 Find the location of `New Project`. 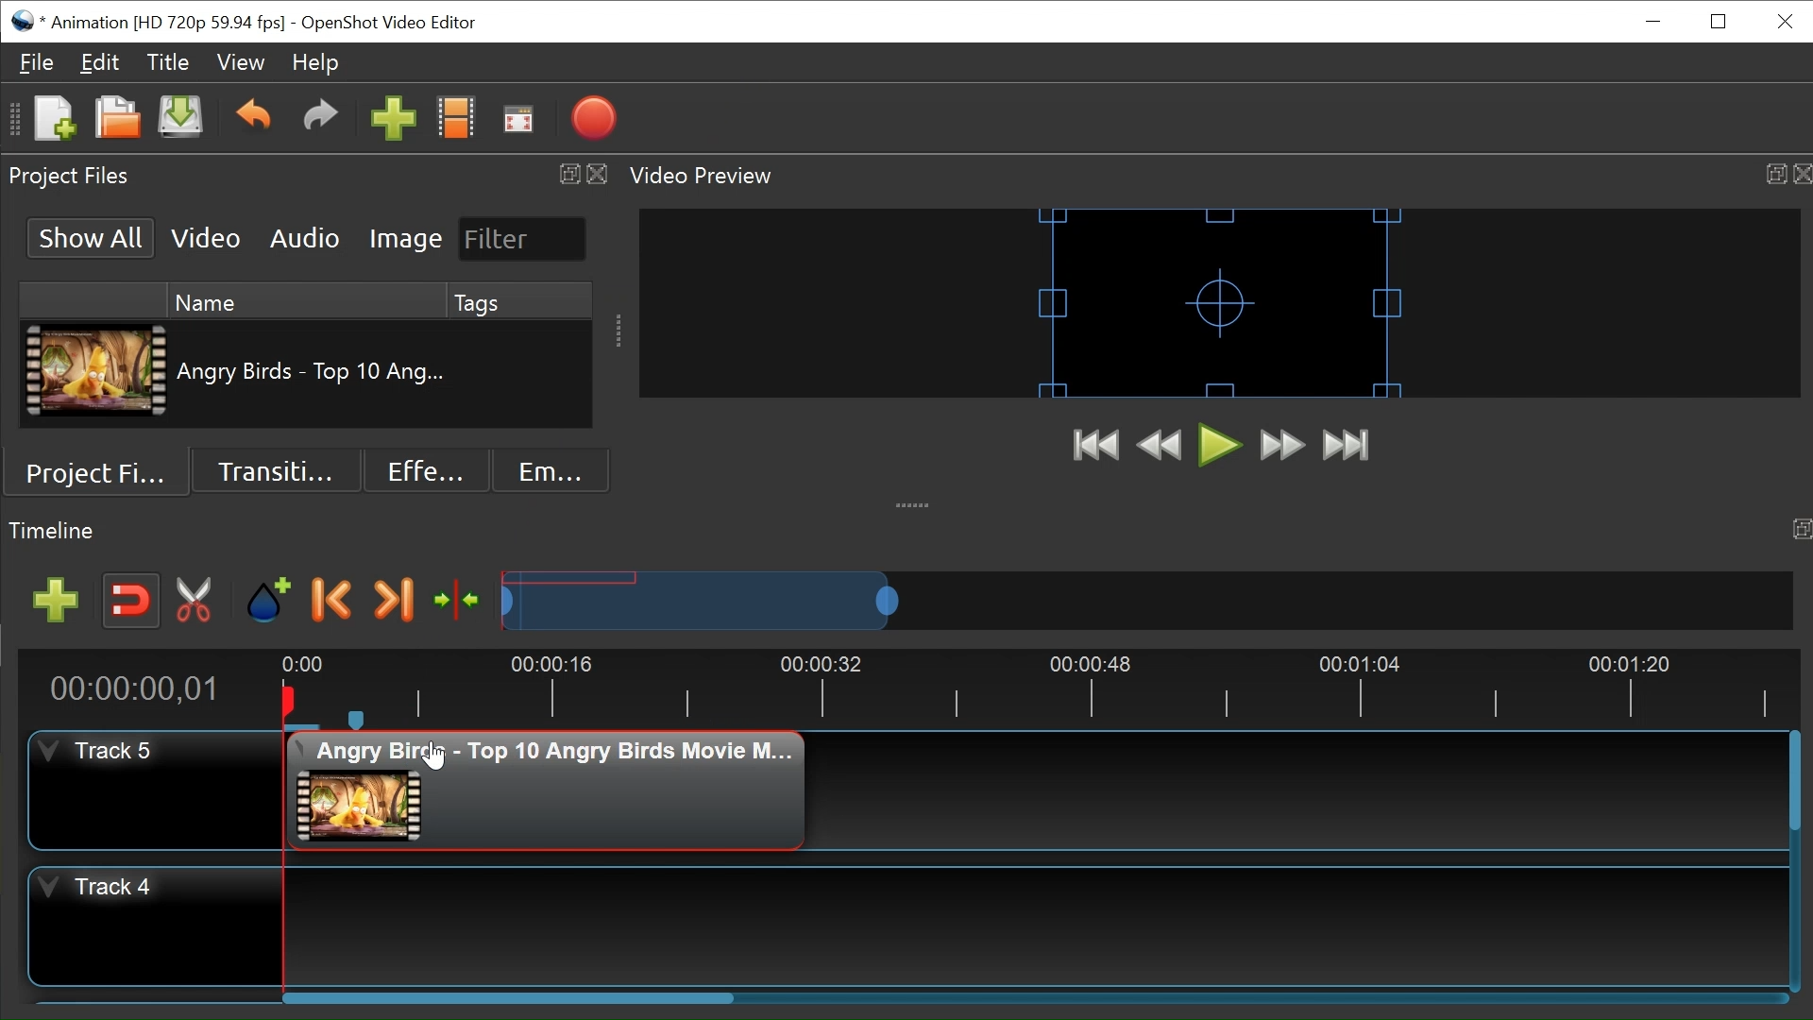

New Project is located at coordinates (54, 120).